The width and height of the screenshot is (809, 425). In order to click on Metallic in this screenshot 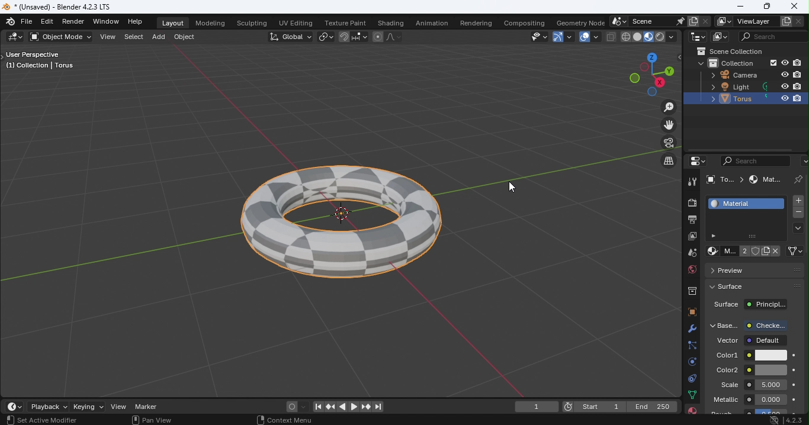, I will do `click(749, 400)`.